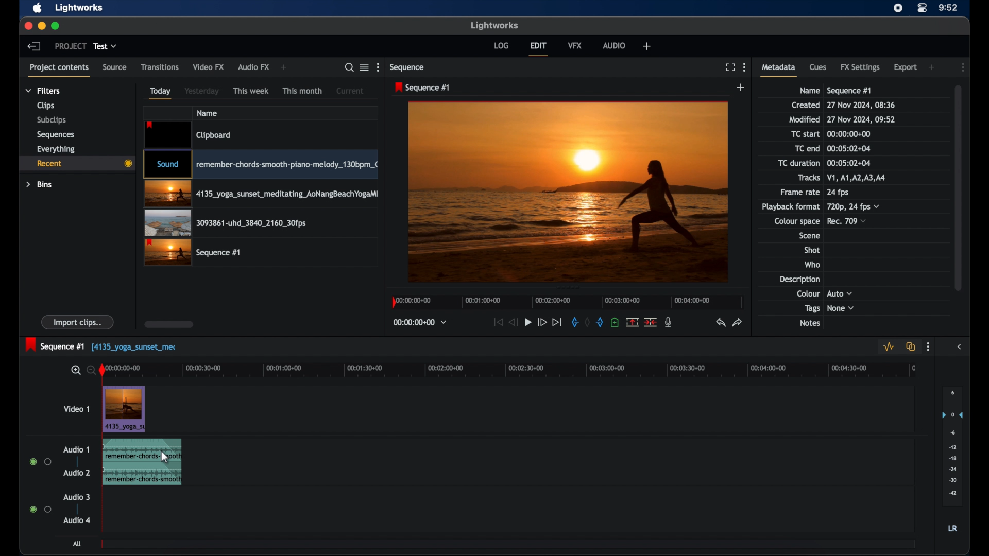 The height and width of the screenshot is (556, 989). I want to click on sequences, so click(56, 135).